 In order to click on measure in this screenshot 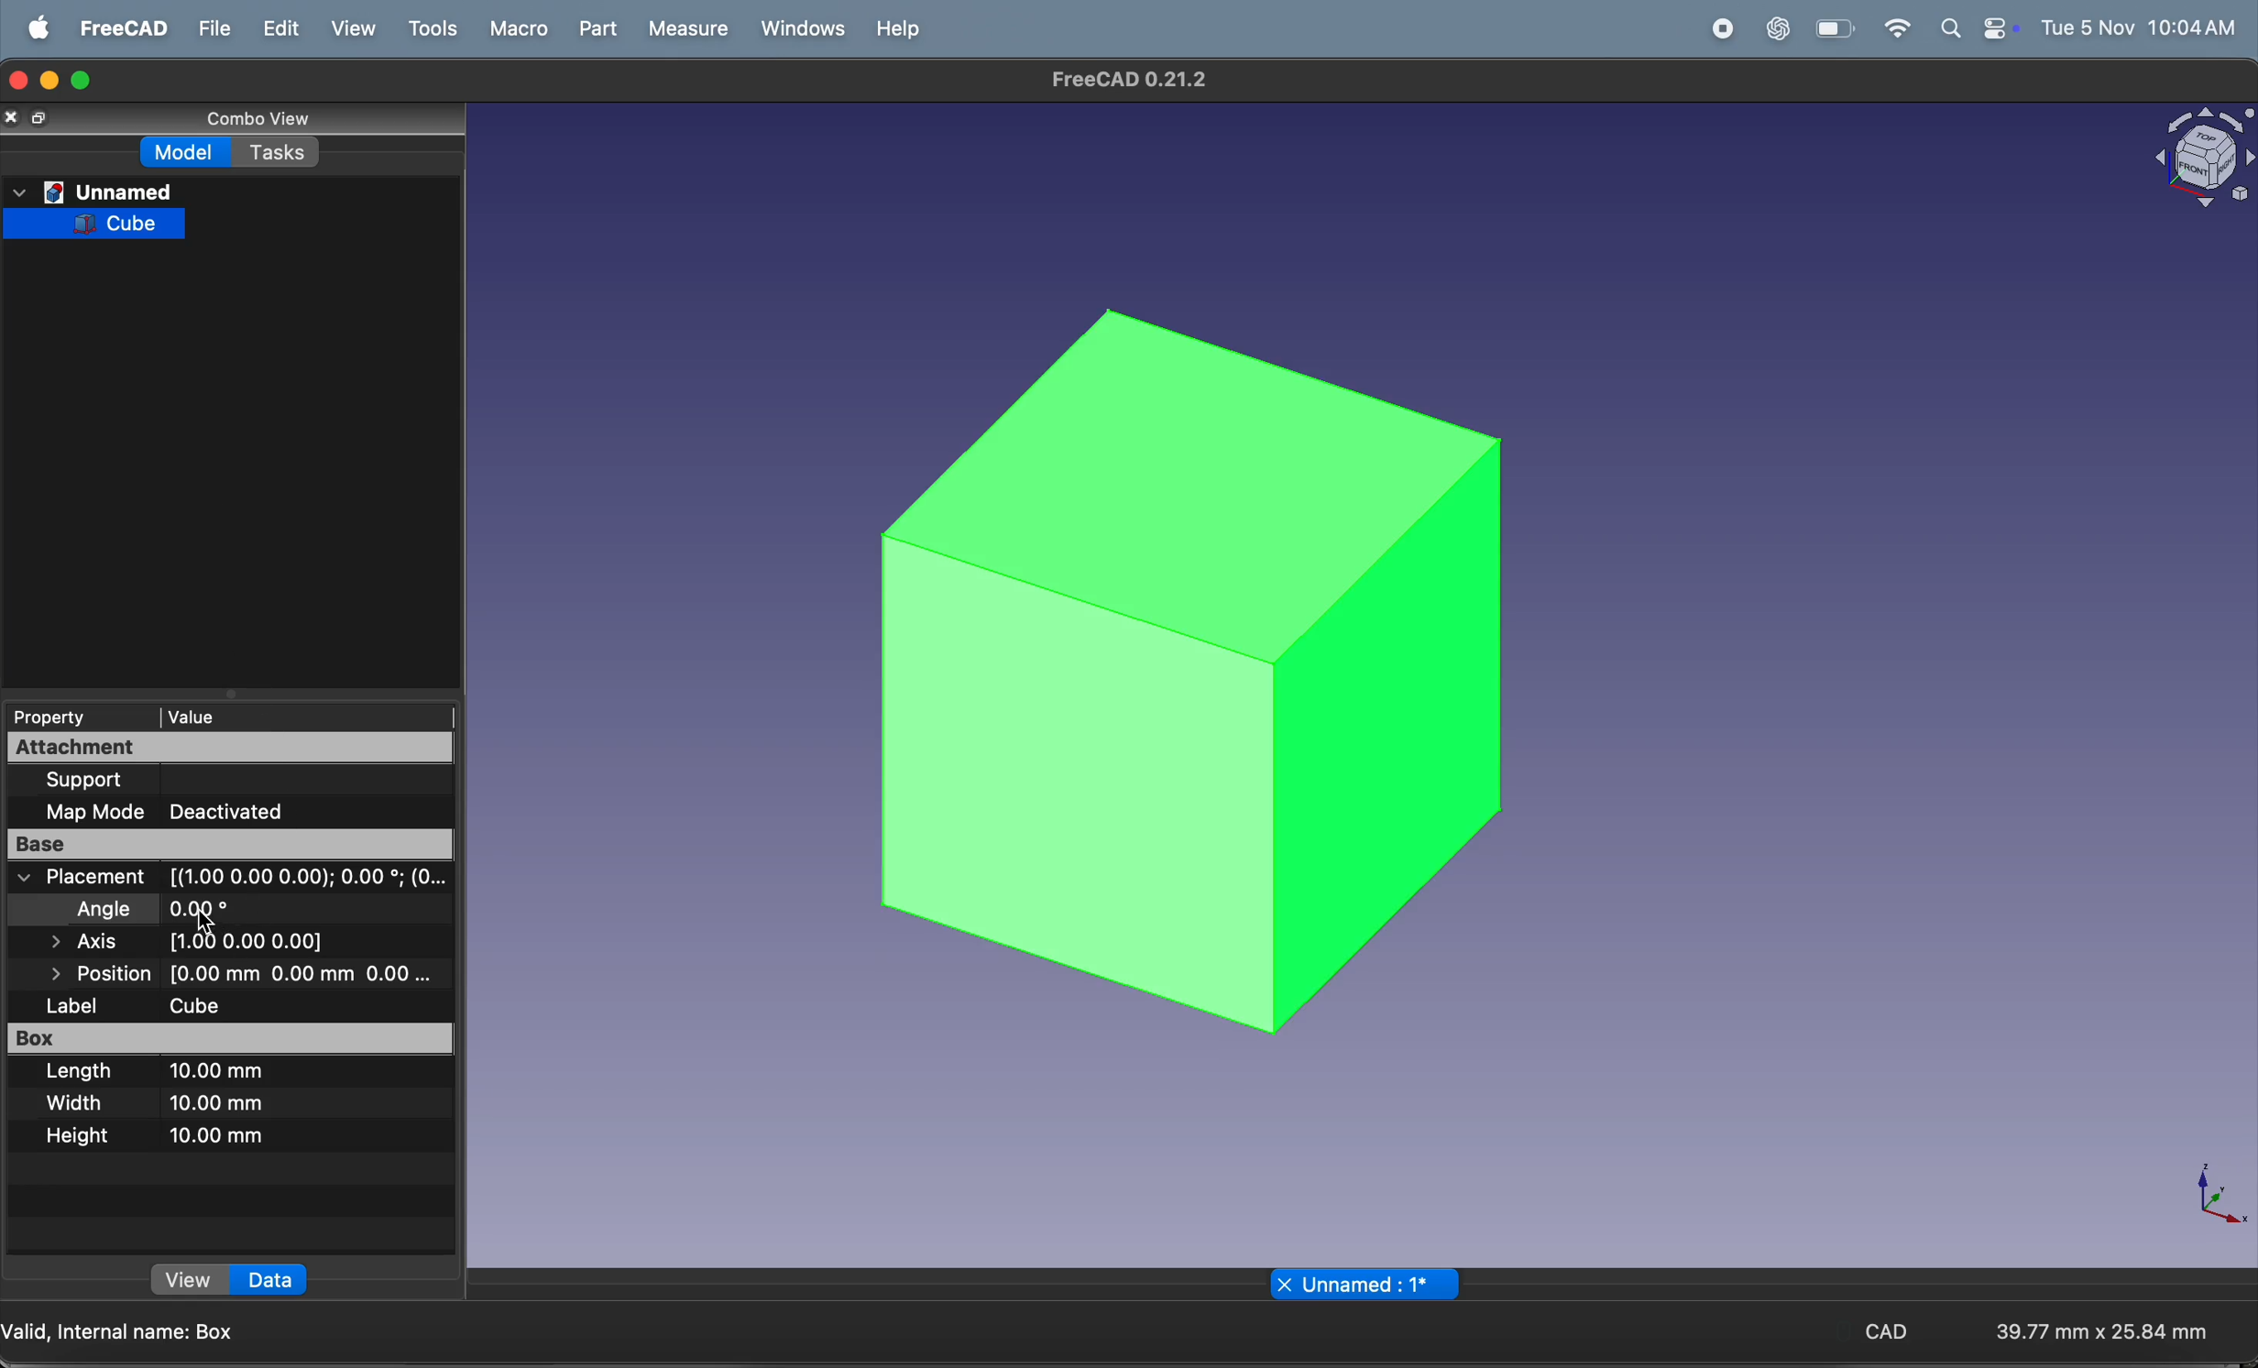, I will do `click(692, 29)`.